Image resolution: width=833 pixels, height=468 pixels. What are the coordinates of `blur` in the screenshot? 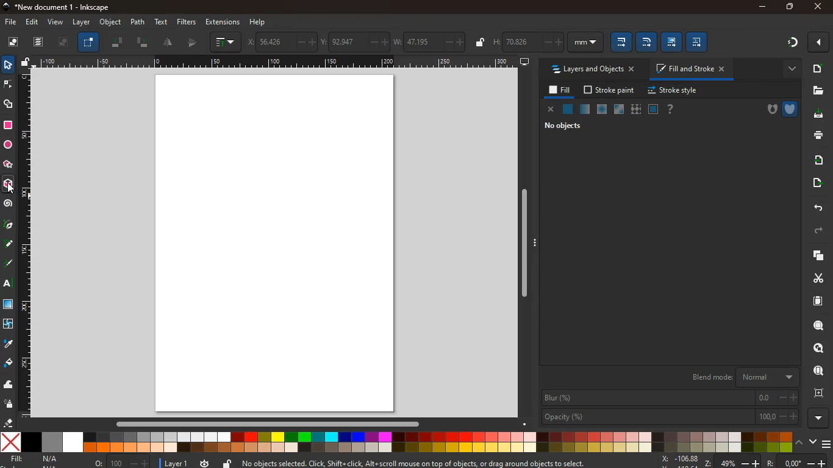 It's located at (670, 398).